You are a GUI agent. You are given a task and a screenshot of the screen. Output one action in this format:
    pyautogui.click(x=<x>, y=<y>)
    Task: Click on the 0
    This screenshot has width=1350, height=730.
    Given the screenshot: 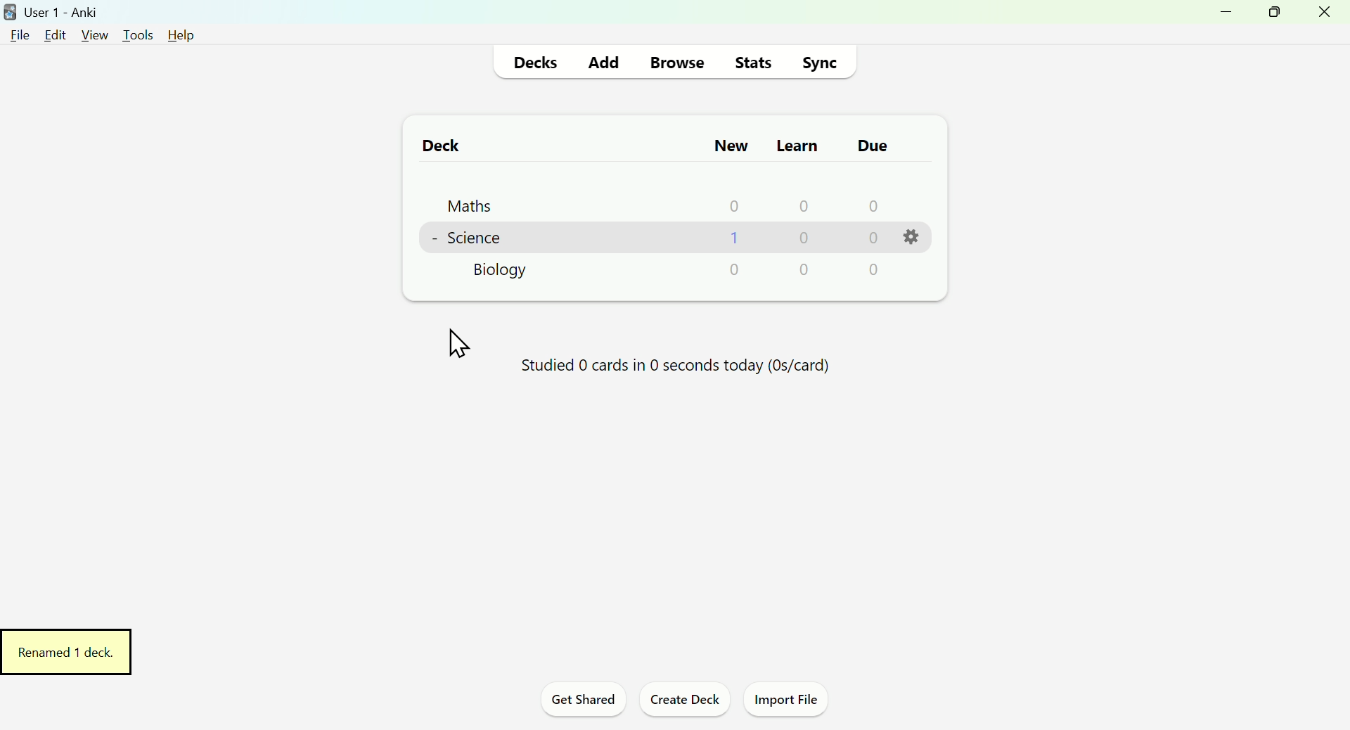 What is the action you would take?
    pyautogui.click(x=870, y=238)
    